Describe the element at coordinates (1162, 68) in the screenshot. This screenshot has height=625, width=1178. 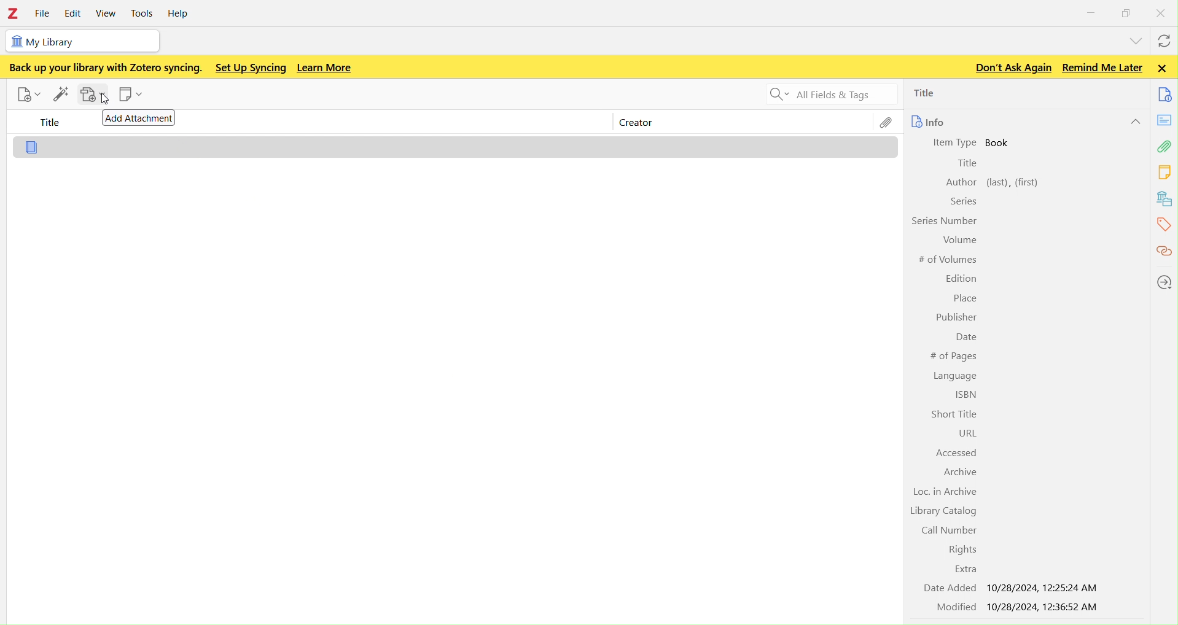
I see `Close` at that location.